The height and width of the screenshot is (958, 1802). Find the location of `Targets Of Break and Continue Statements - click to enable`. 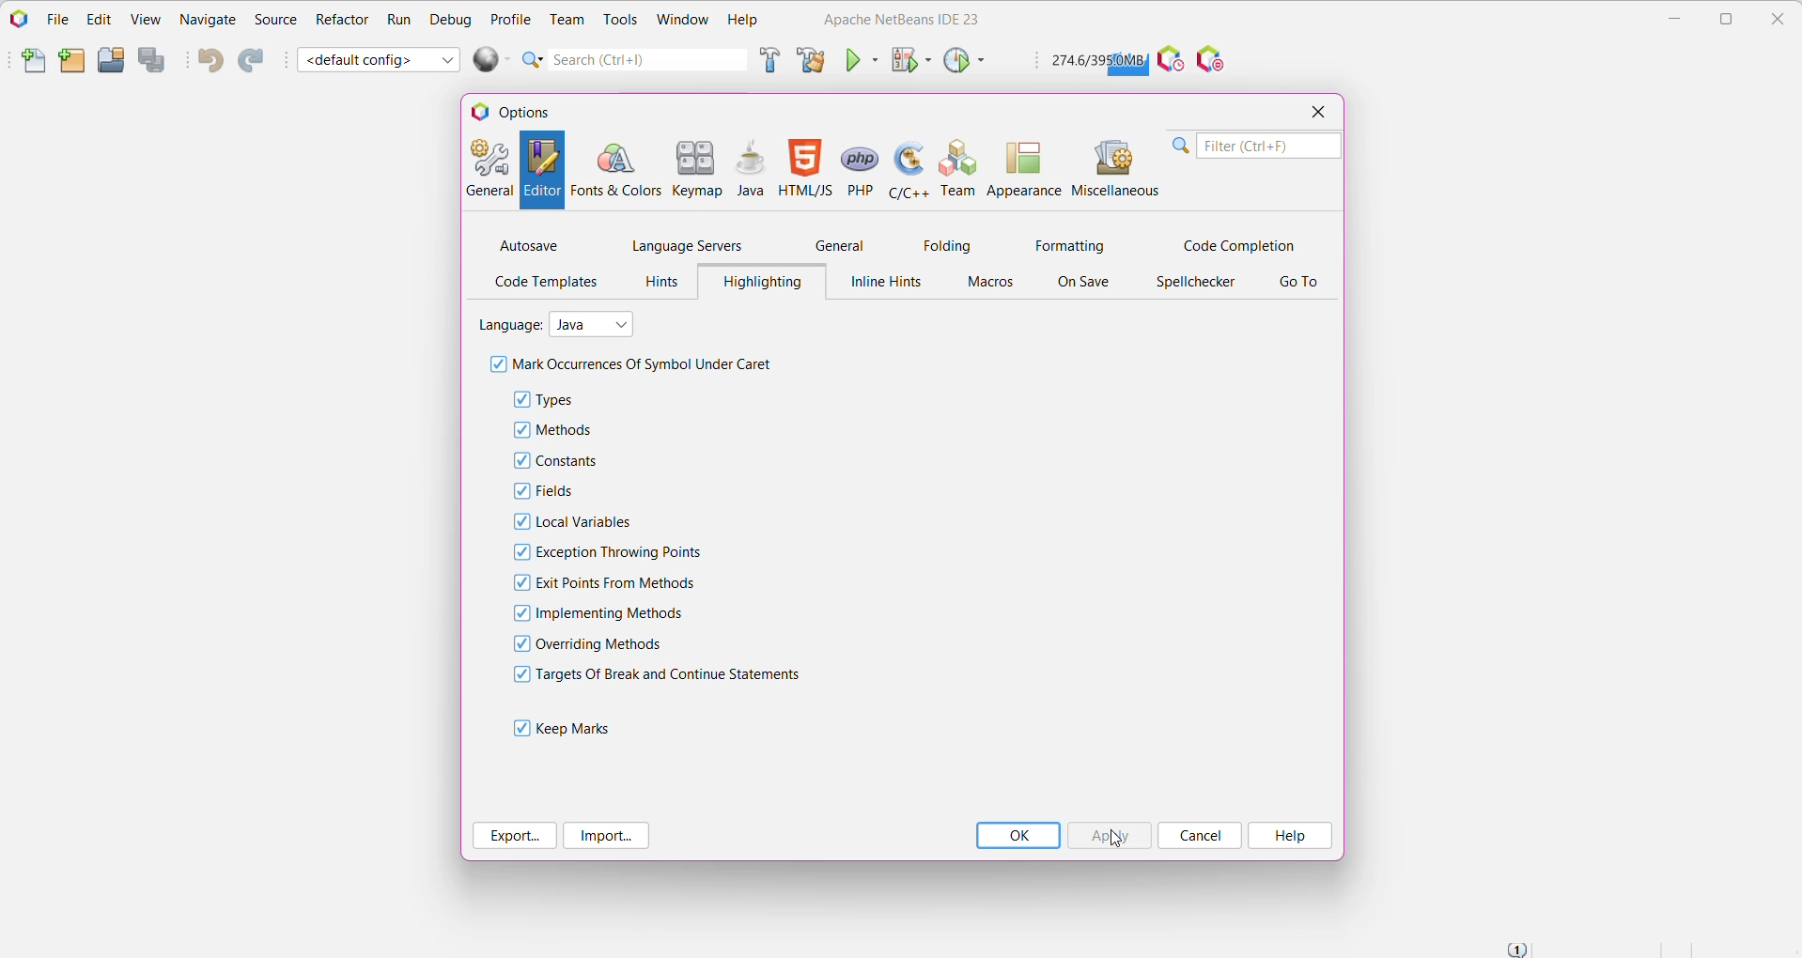

Targets Of Break and Continue Statements - click to enable is located at coordinates (679, 676).